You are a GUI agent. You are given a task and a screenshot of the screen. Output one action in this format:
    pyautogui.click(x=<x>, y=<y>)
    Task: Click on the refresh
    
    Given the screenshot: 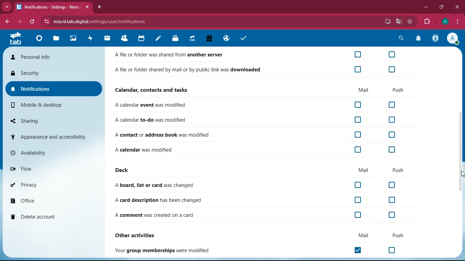 What is the action you would take?
    pyautogui.click(x=32, y=22)
    